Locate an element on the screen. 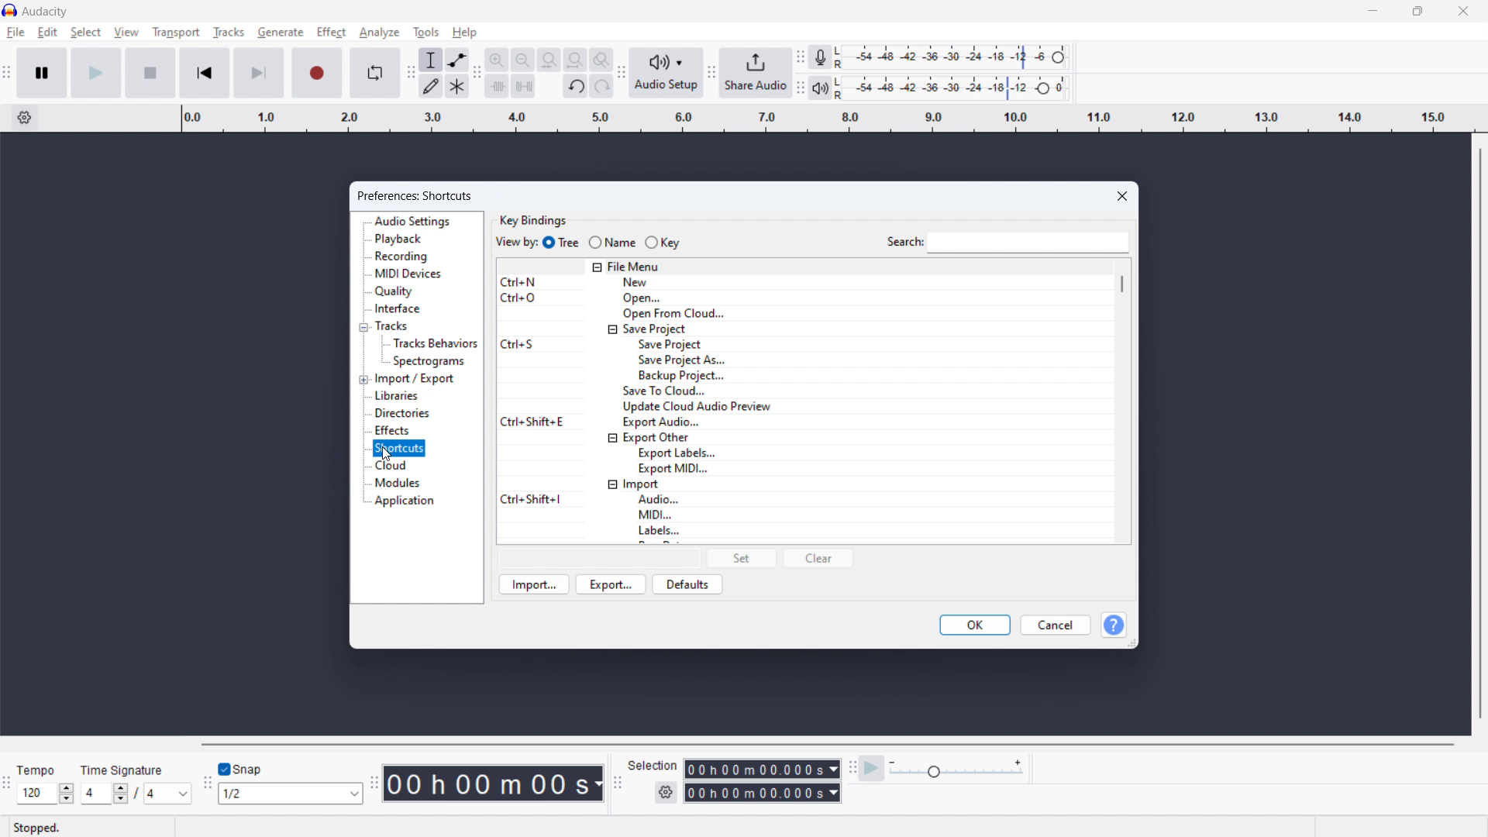 Image resolution: width=1488 pixels, height=837 pixels. preferences: shortcuts is located at coordinates (415, 195).